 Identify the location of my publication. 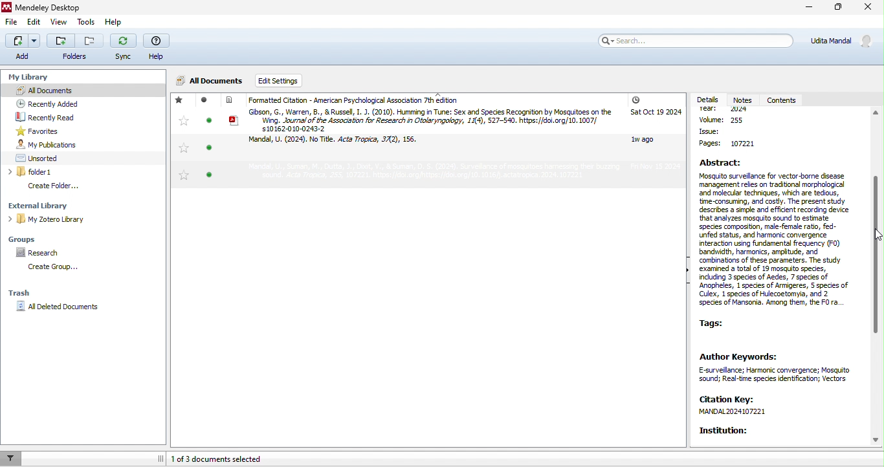
(61, 144).